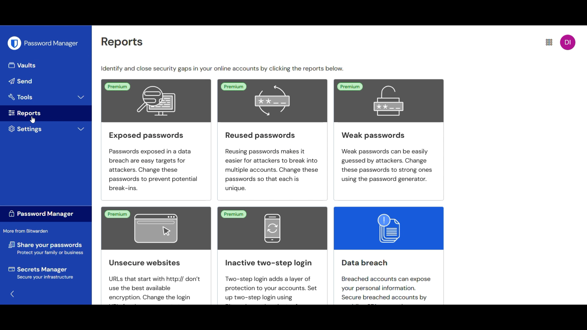 The height and width of the screenshot is (330, 587). I want to click on Unsecure websites

URLs that start with http:// don't
use the best available
encryption. Change the login, so click(157, 255).